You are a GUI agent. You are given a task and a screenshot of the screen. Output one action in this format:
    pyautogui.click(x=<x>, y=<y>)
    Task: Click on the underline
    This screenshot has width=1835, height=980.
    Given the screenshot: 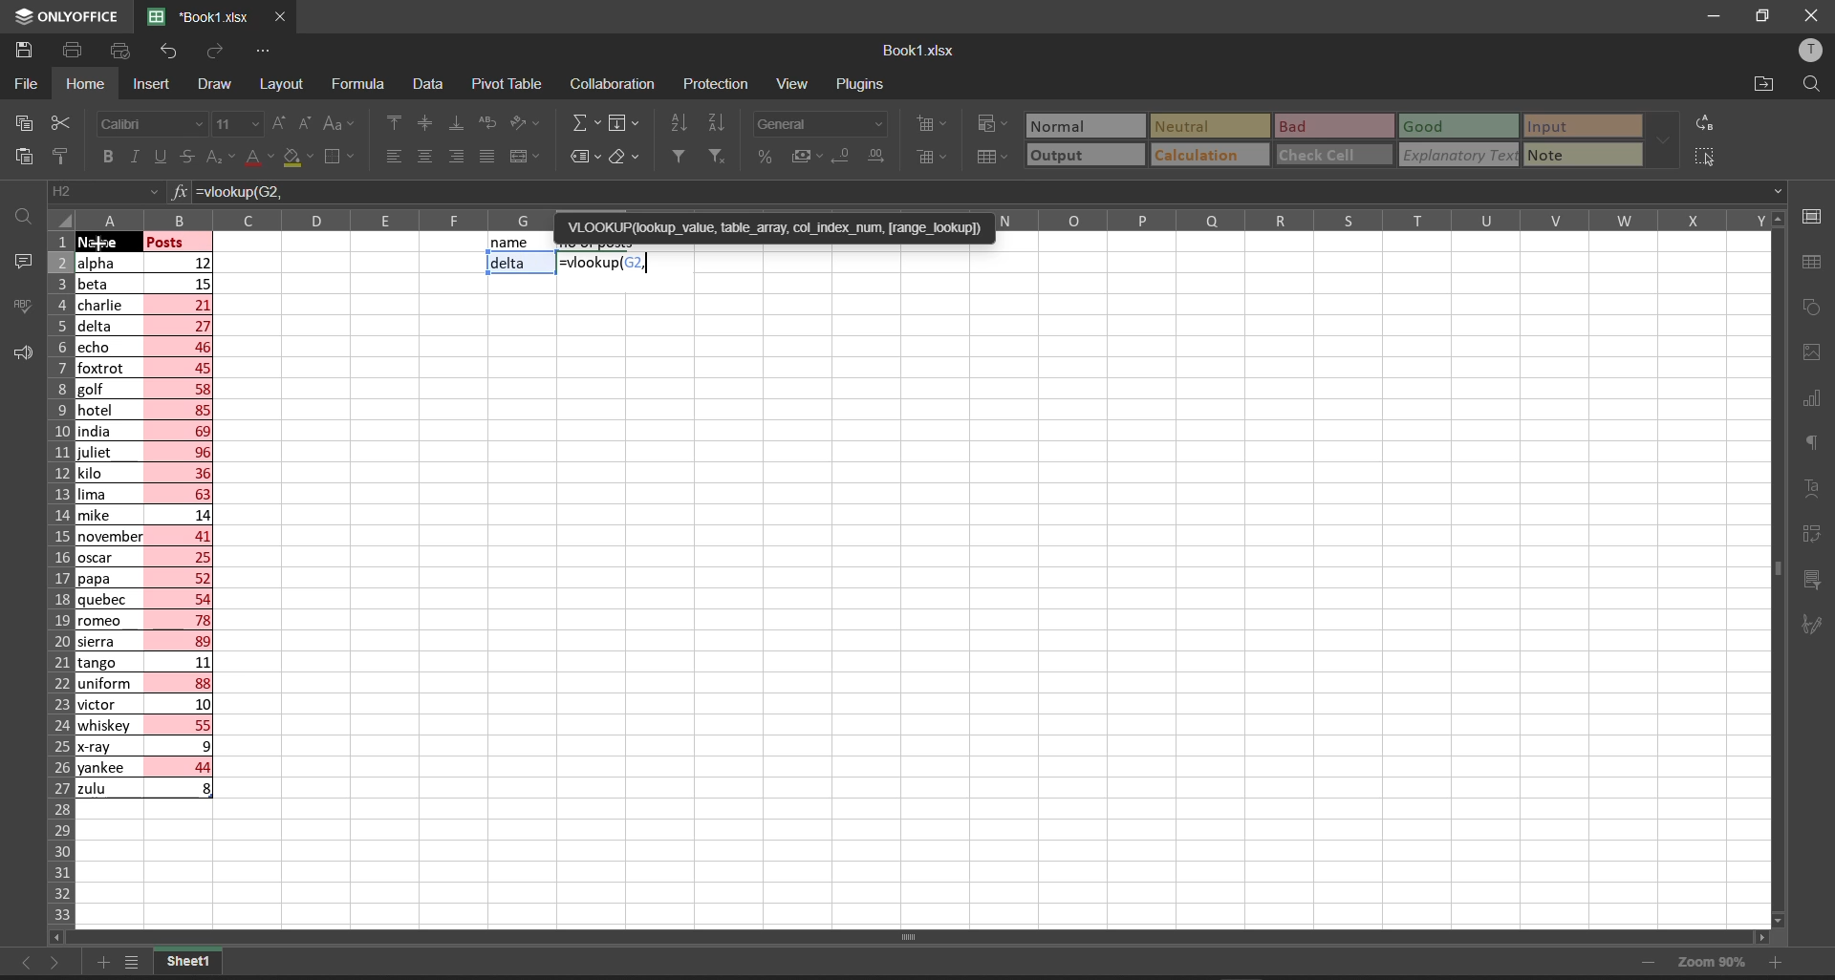 What is the action you would take?
    pyautogui.click(x=157, y=155)
    